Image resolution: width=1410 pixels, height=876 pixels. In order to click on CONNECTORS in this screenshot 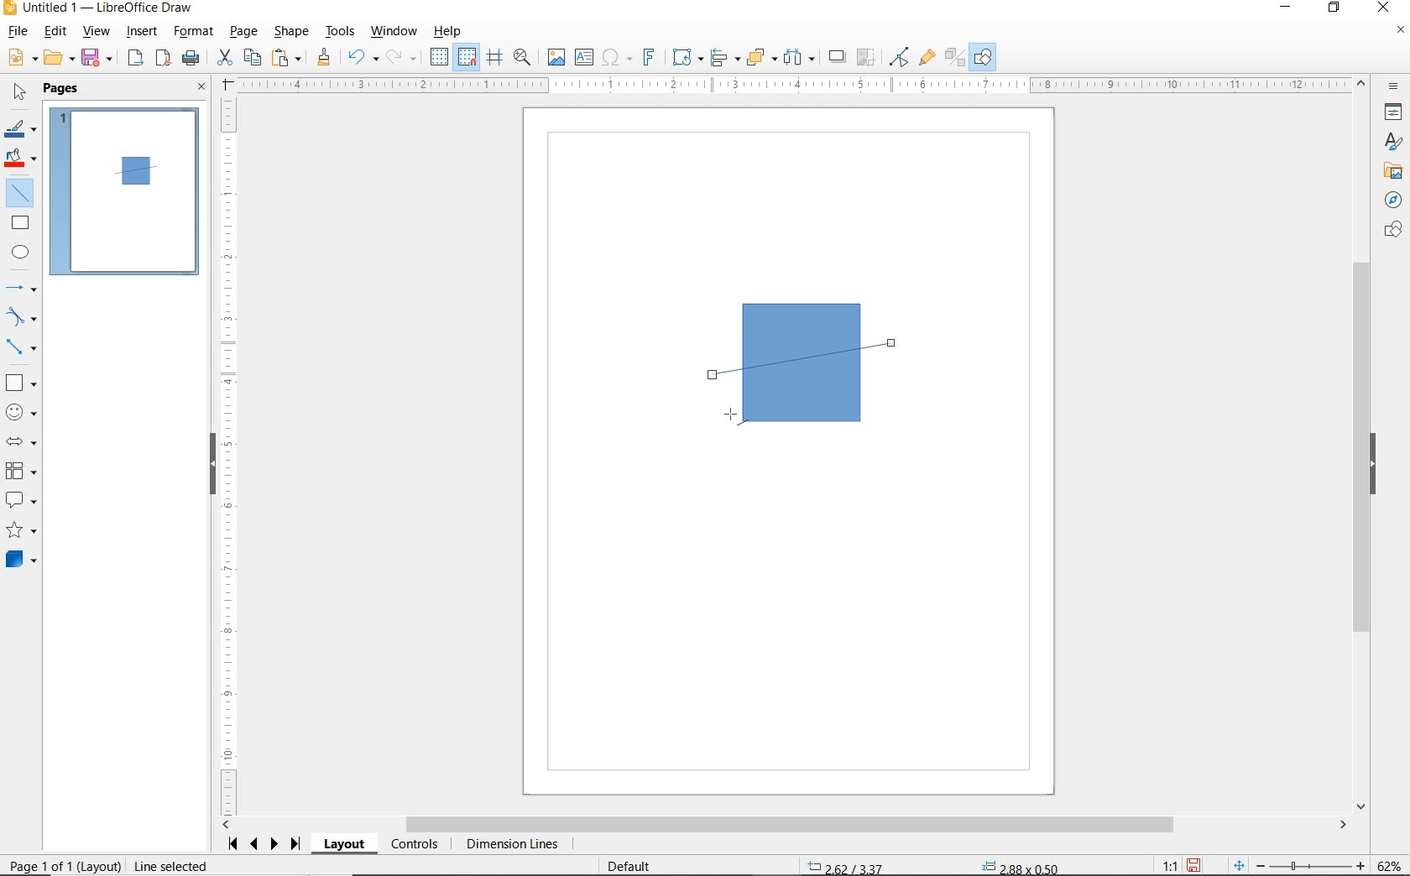, I will do `click(21, 348)`.